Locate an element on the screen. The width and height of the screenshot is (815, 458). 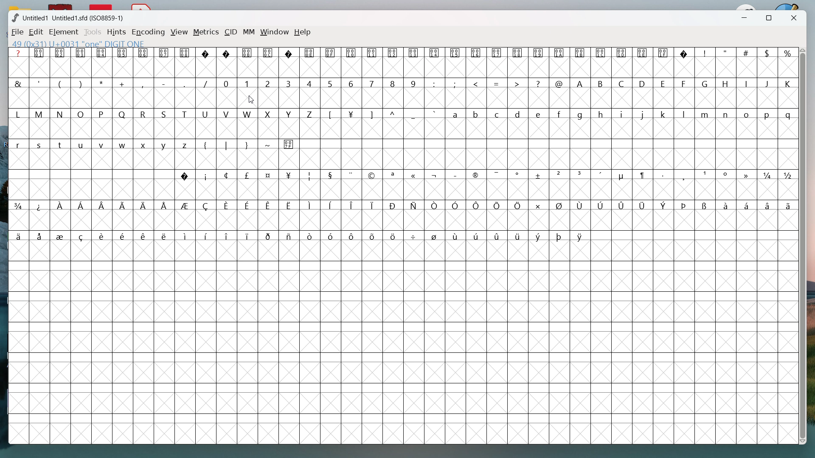
symbol is located at coordinates (123, 206).